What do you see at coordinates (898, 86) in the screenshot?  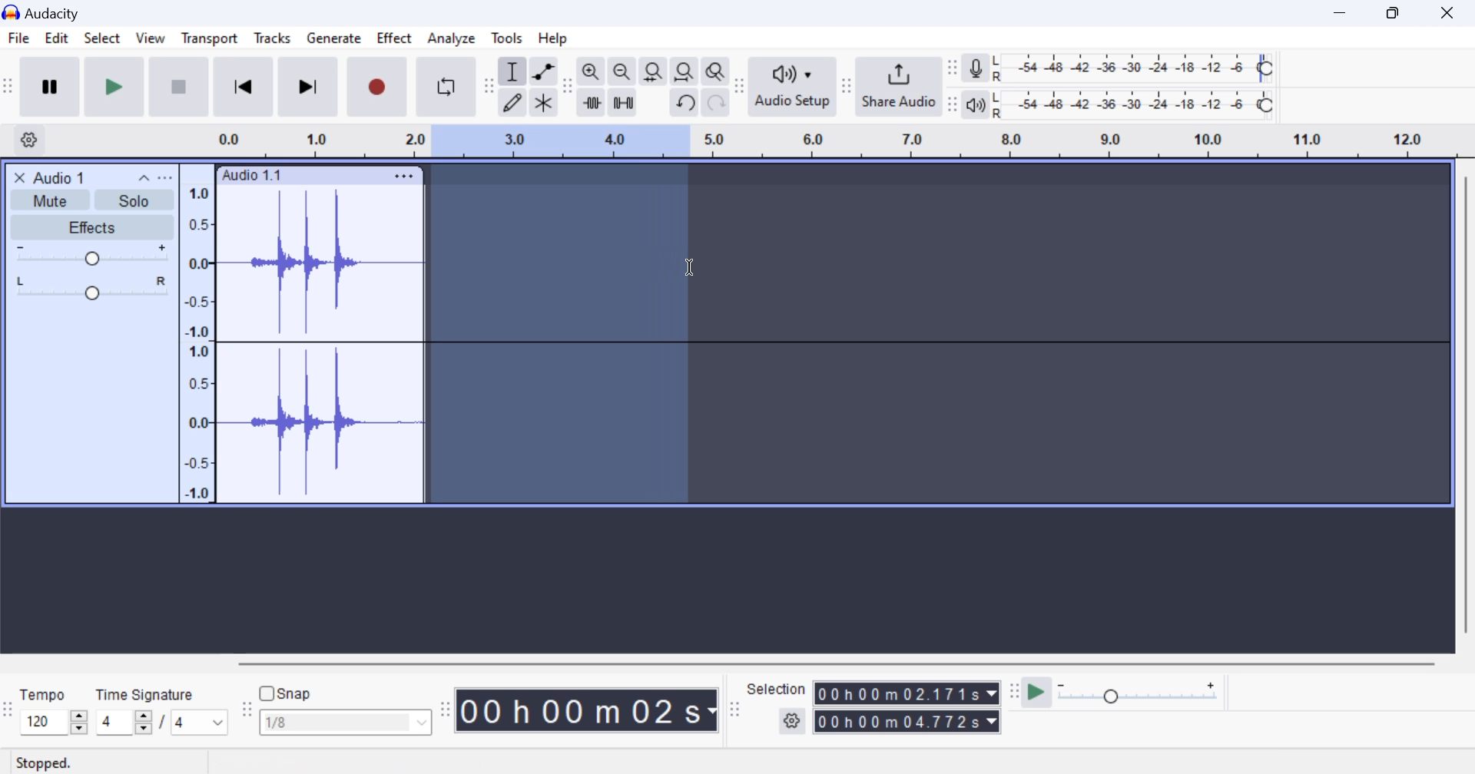 I see `Share Audio` at bounding box center [898, 86].